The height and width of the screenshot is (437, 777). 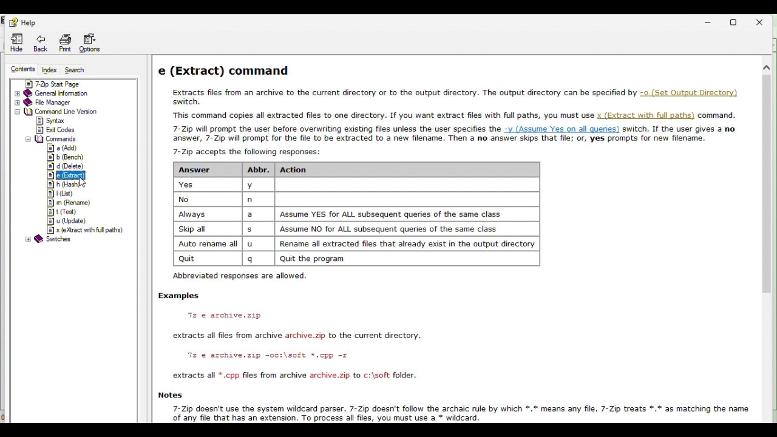 I want to click on t( test), so click(x=63, y=211).